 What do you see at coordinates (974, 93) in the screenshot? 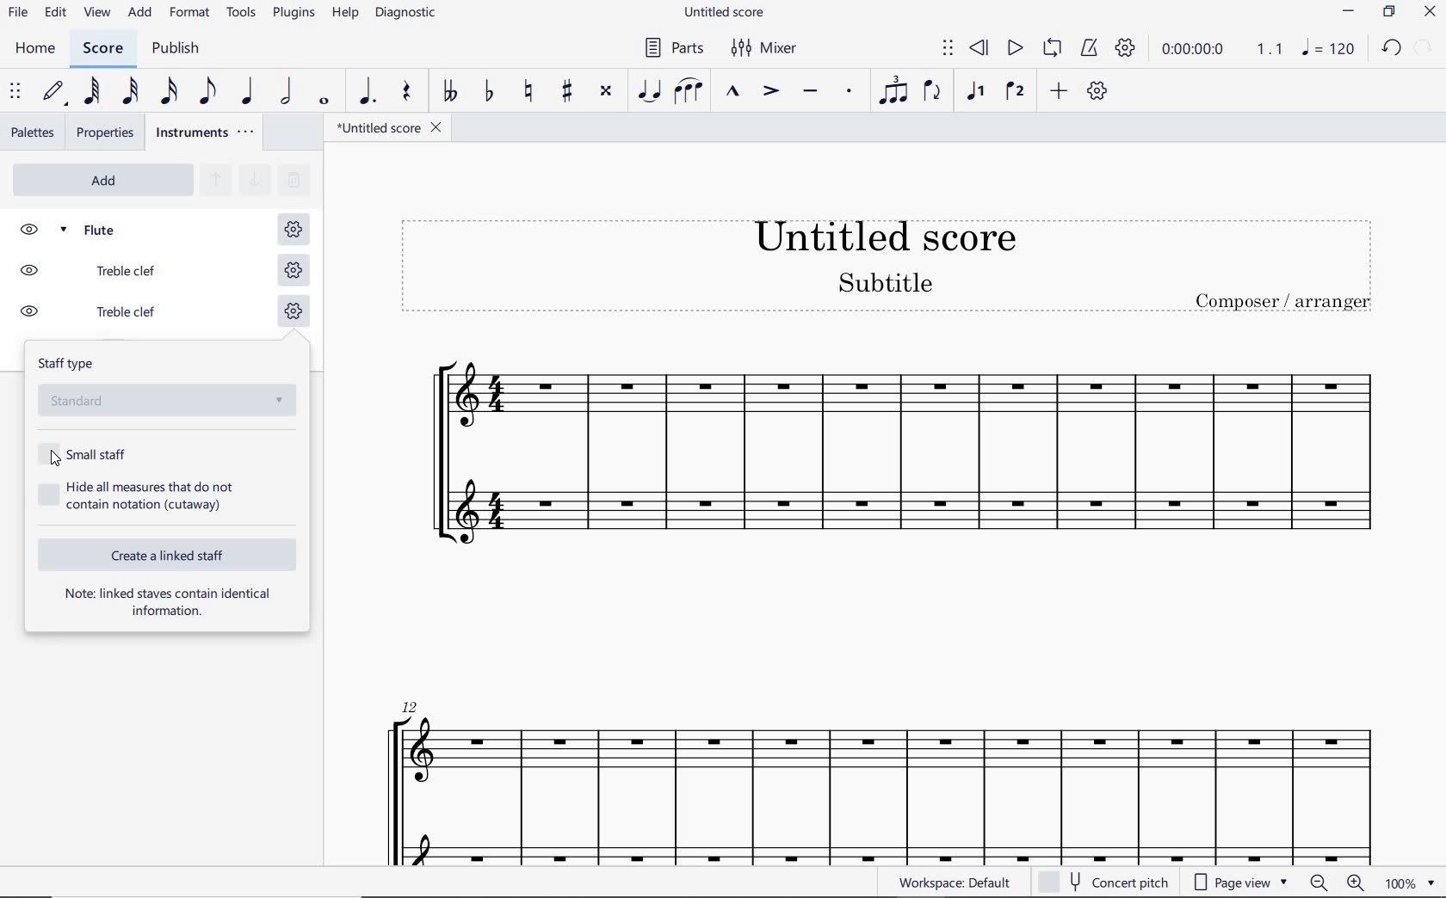
I see `VOICE 1` at bounding box center [974, 93].